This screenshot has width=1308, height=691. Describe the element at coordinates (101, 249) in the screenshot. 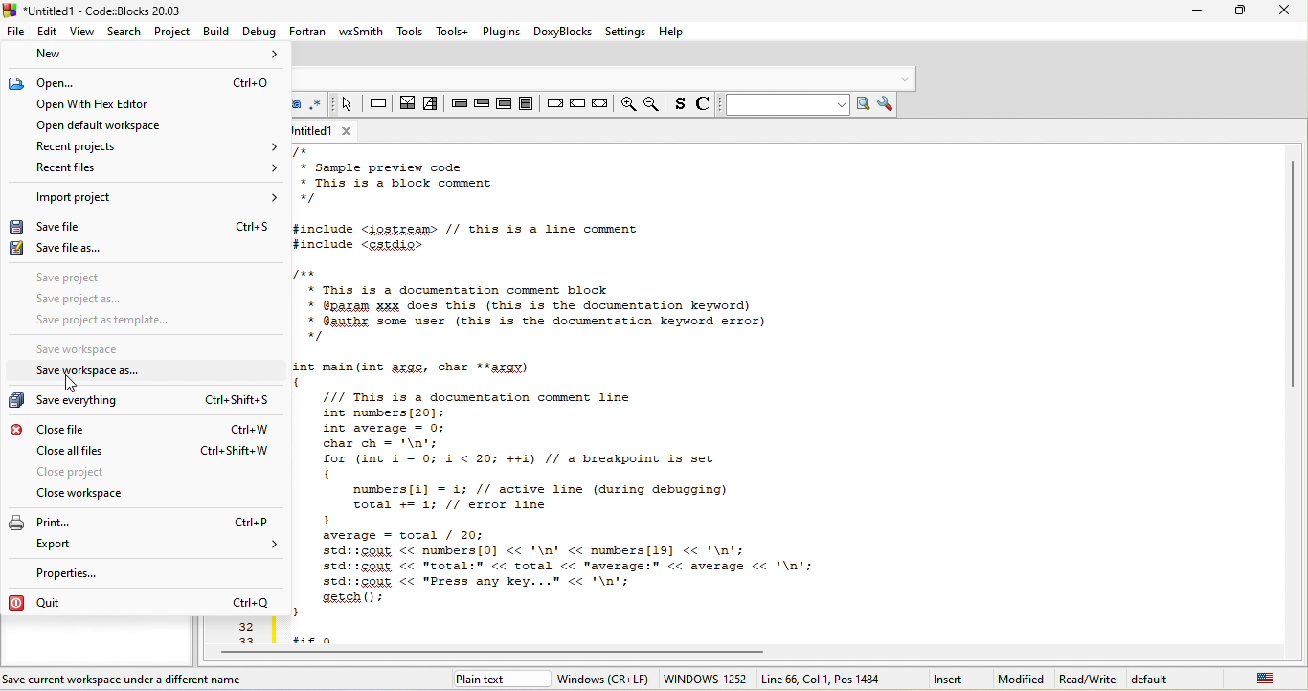

I see `save file as` at that location.